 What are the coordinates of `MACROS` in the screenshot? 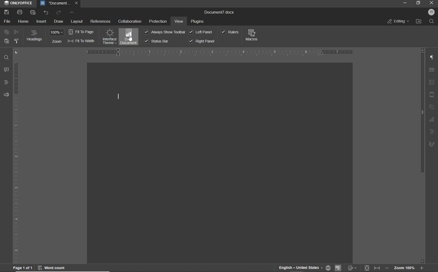 It's located at (252, 36).